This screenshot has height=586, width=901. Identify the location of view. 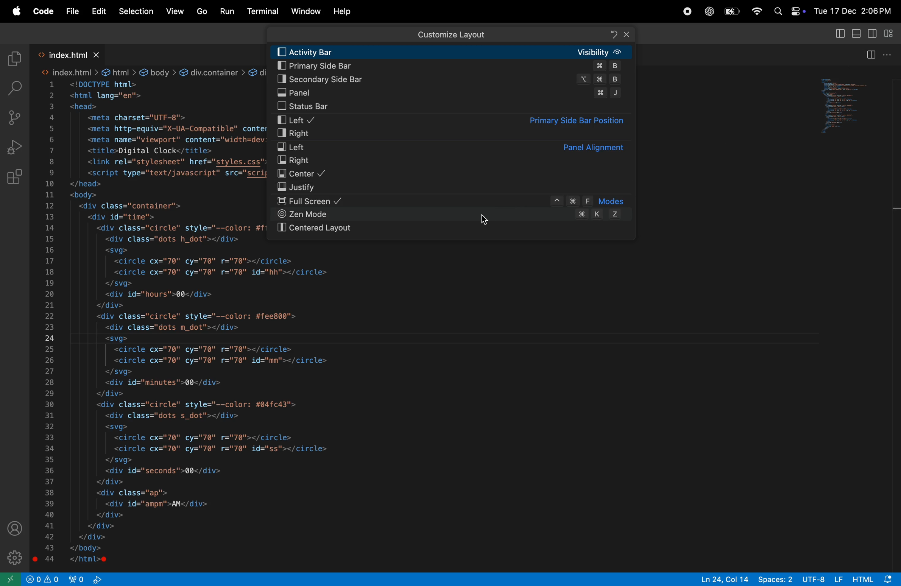
(176, 11).